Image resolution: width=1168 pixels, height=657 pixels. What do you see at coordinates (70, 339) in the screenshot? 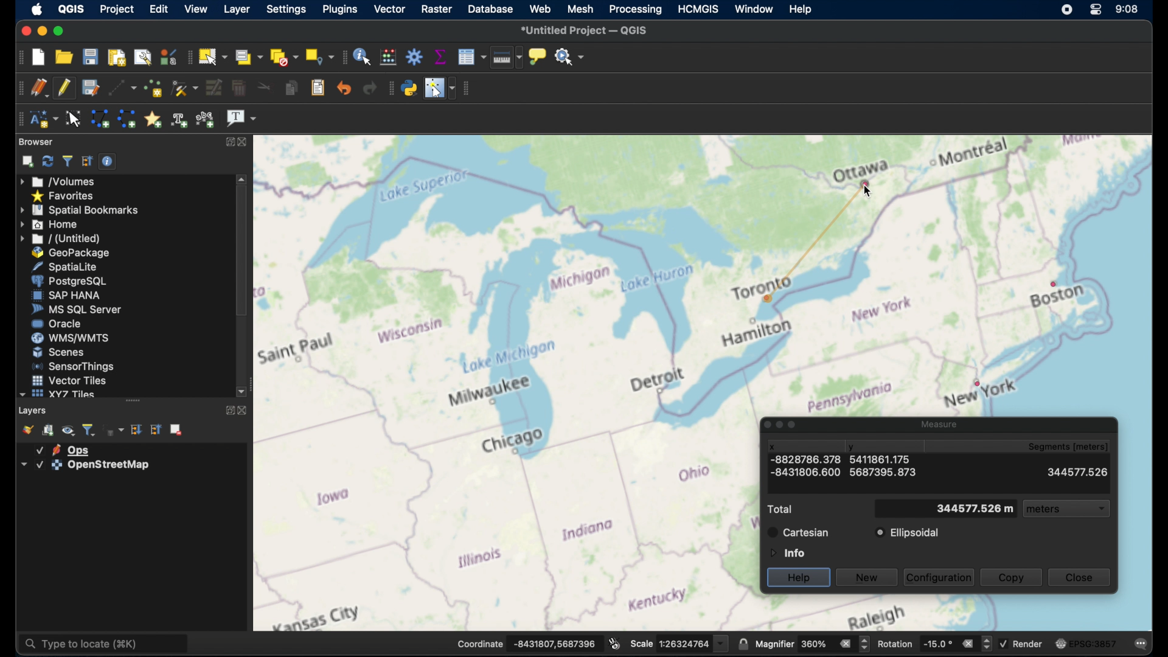
I see `wms/wmts` at bounding box center [70, 339].